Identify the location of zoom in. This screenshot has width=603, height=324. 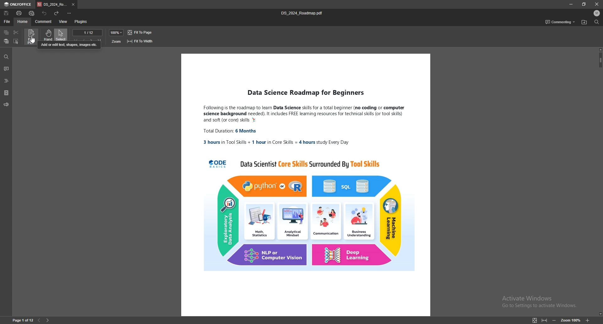
(587, 321).